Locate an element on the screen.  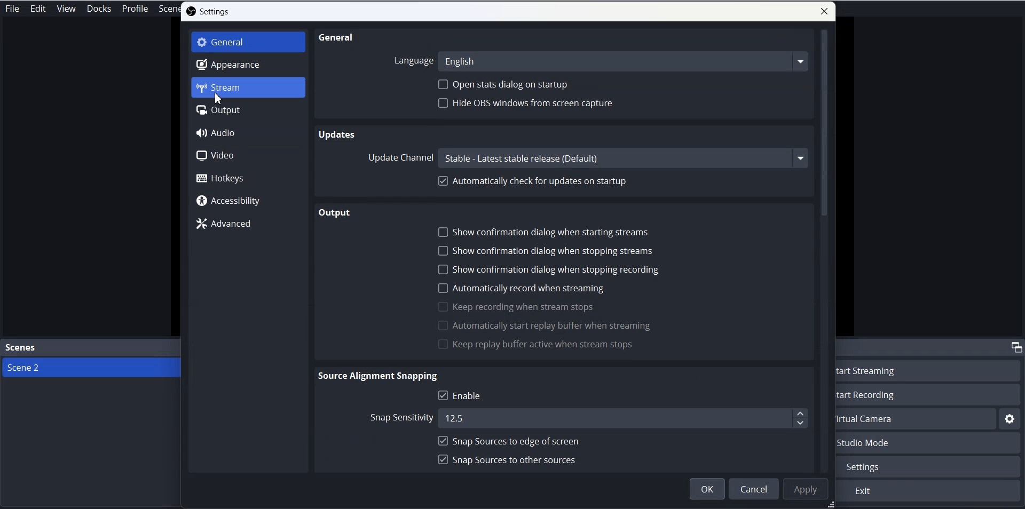
Scenes is located at coordinates (91, 348).